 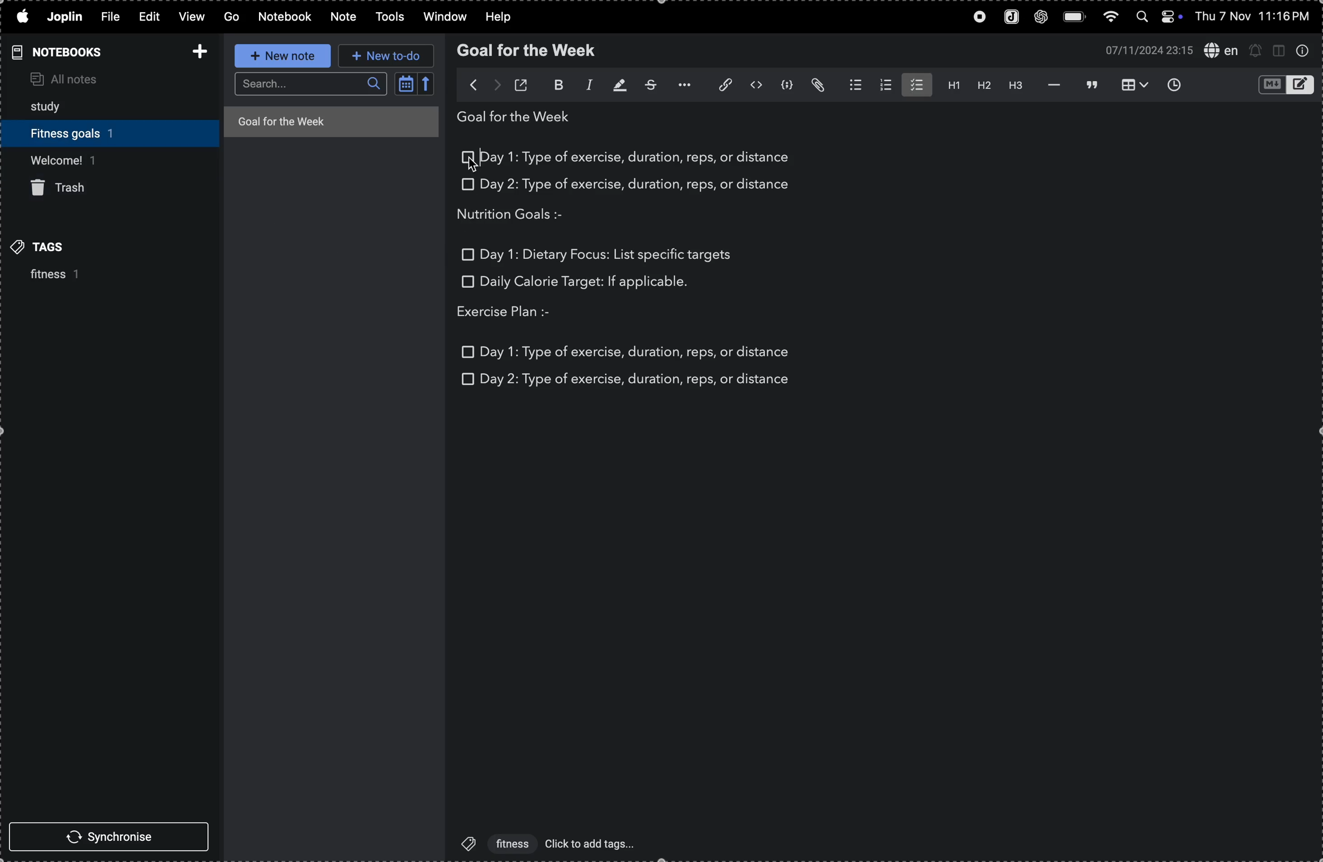 I want to click on heading 3, so click(x=1013, y=84).